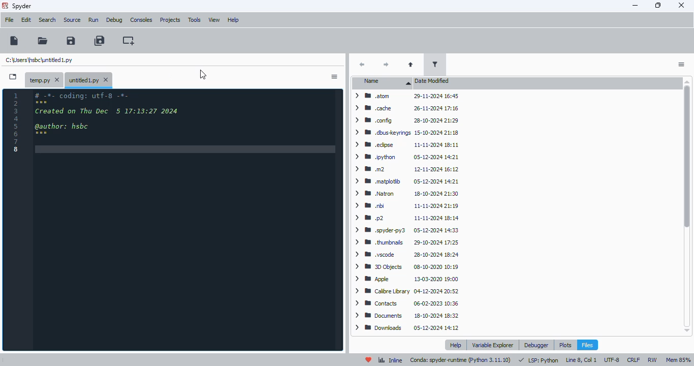  What do you see at coordinates (678, 360) in the screenshot?
I see `mem 855` at bounding box center [678, 360].